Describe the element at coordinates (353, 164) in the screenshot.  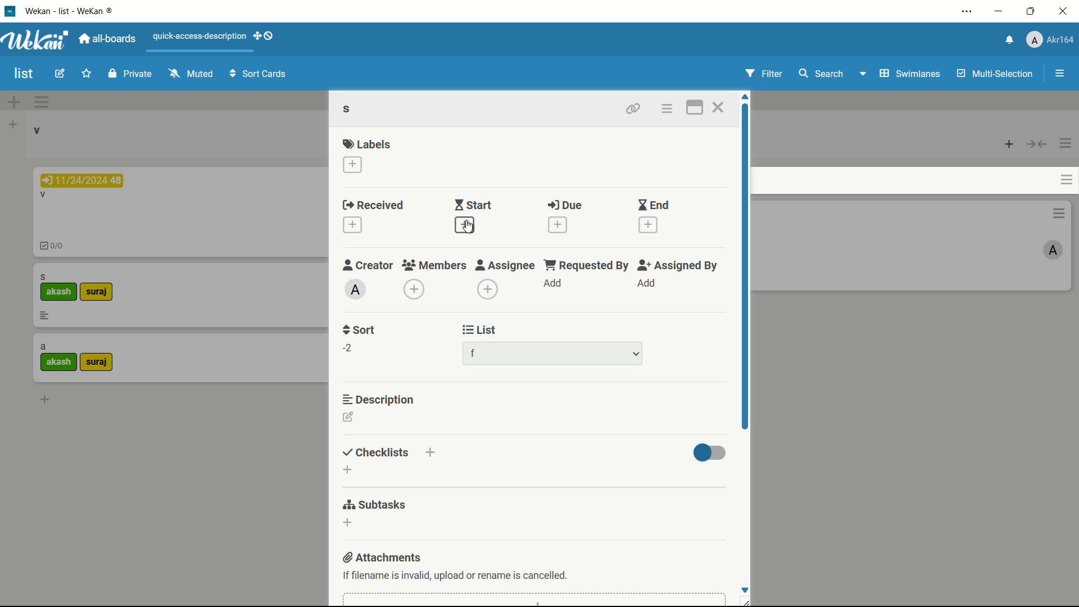
I see `add label` at that location.